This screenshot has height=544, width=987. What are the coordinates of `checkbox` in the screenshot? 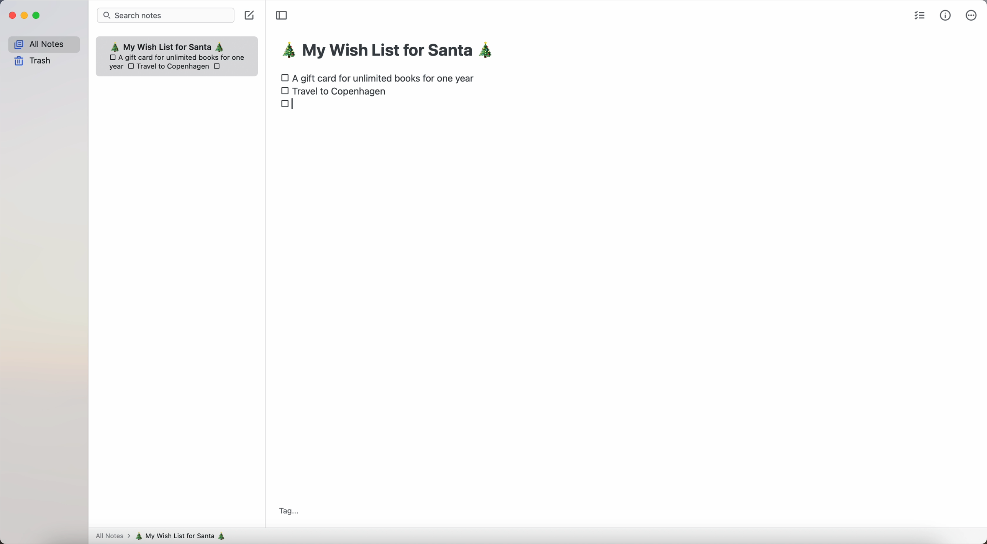 It's located at (291, 106).